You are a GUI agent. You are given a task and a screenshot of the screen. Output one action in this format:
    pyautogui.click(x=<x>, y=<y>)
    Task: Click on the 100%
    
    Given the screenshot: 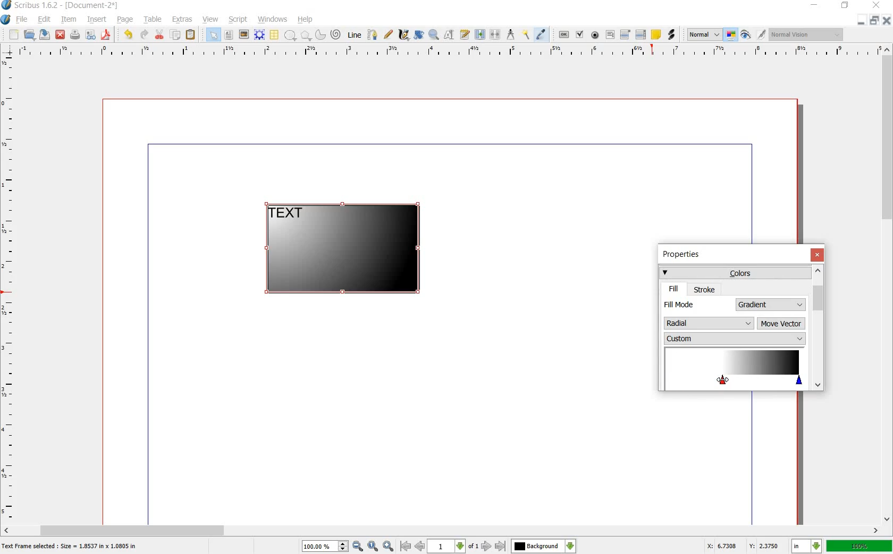 What is the action you would take?
    pyautogui.click(x=860, y=546)
    